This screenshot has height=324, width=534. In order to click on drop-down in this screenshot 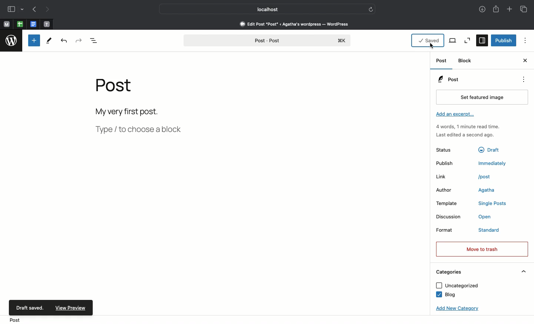, I will do `click(23, 10)`.